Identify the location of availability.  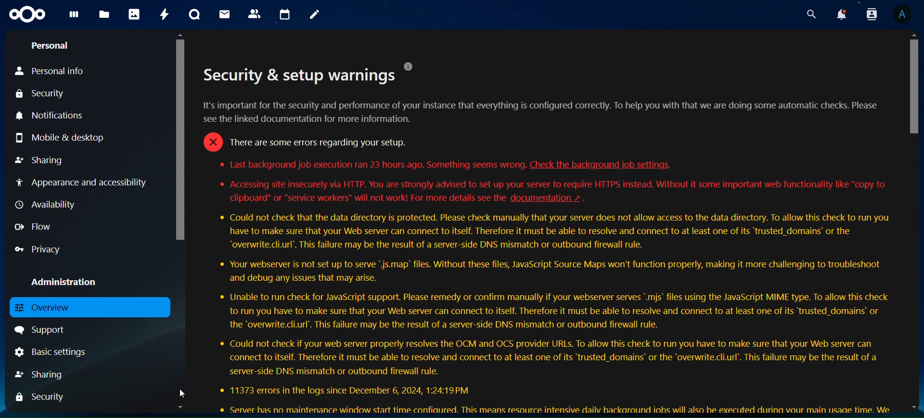
(45, 204).